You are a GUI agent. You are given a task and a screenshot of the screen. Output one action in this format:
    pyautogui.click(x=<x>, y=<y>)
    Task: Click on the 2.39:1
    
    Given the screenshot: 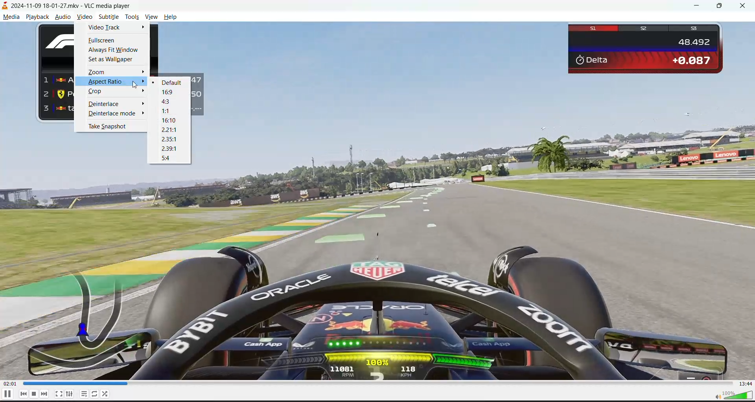 What is the action you would take?
    pyautogui.click(x=172, y=148)
    